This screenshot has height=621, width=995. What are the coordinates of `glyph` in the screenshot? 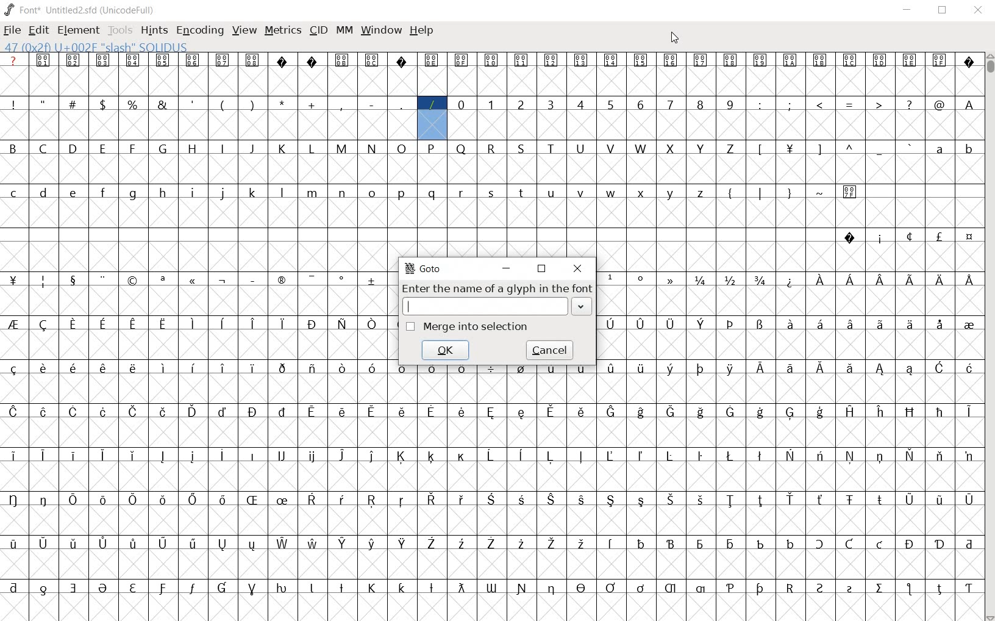 It's located at (311, 149).